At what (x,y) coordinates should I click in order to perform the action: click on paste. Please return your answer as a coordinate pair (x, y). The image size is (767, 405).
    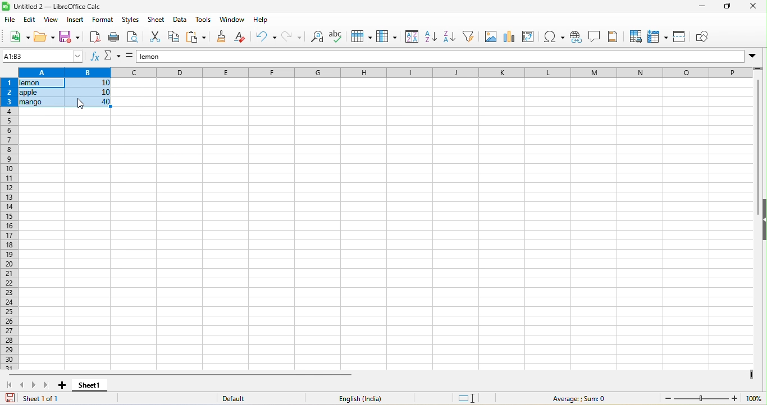
    Looking at the image, I should click on (197, 38).